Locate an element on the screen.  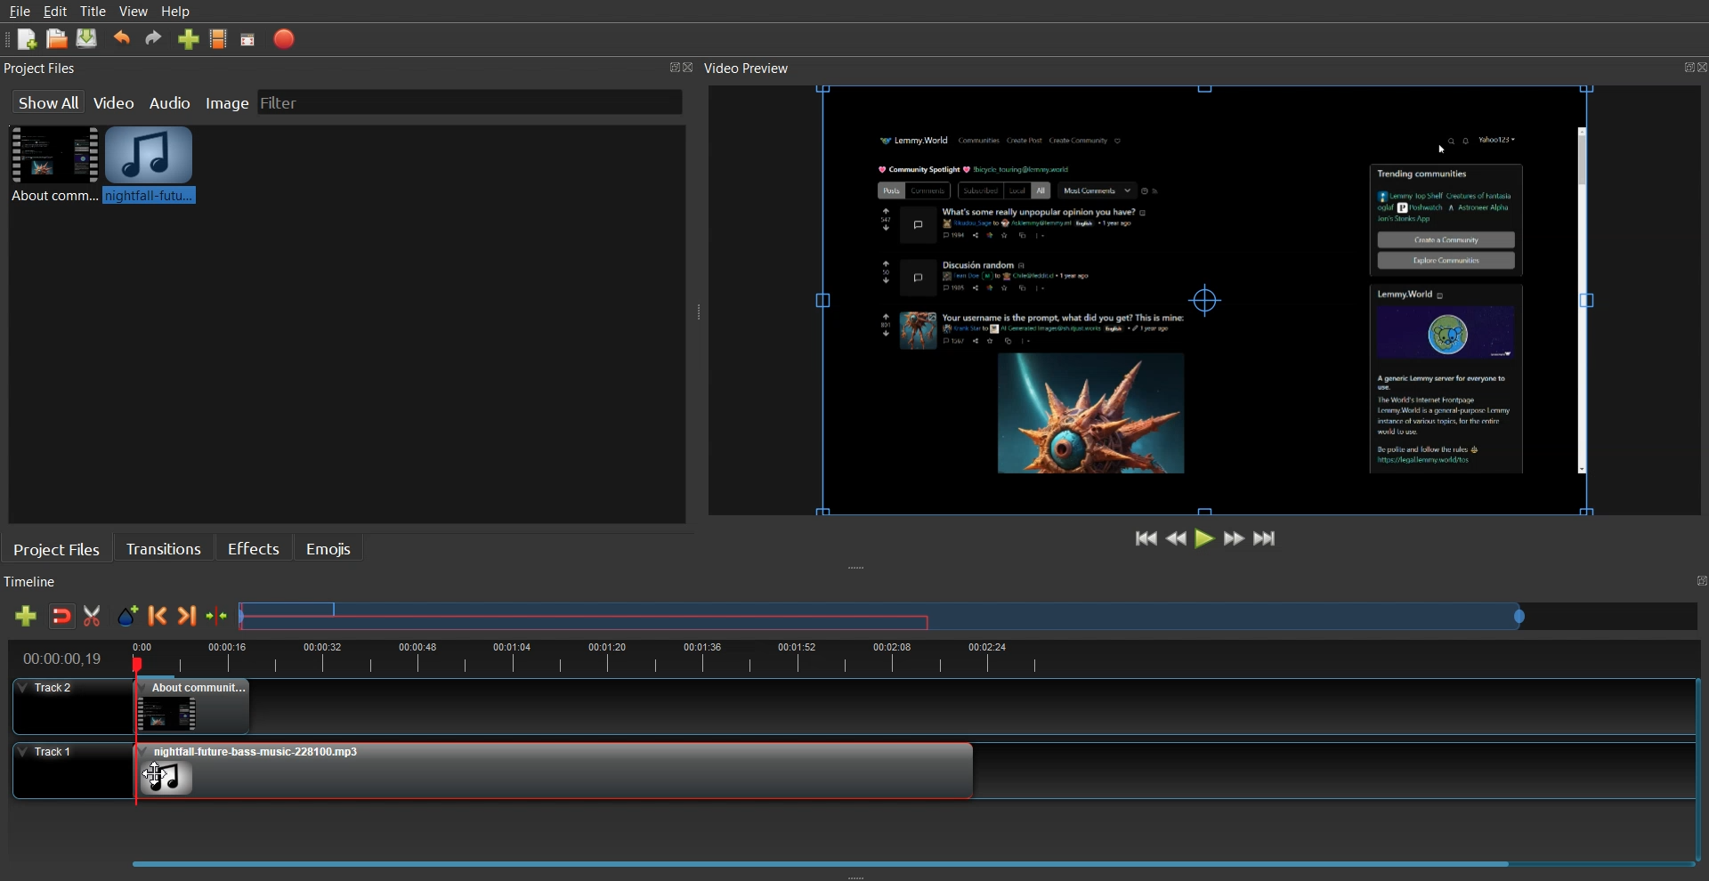
New Project is located at coordinates (28, 40).